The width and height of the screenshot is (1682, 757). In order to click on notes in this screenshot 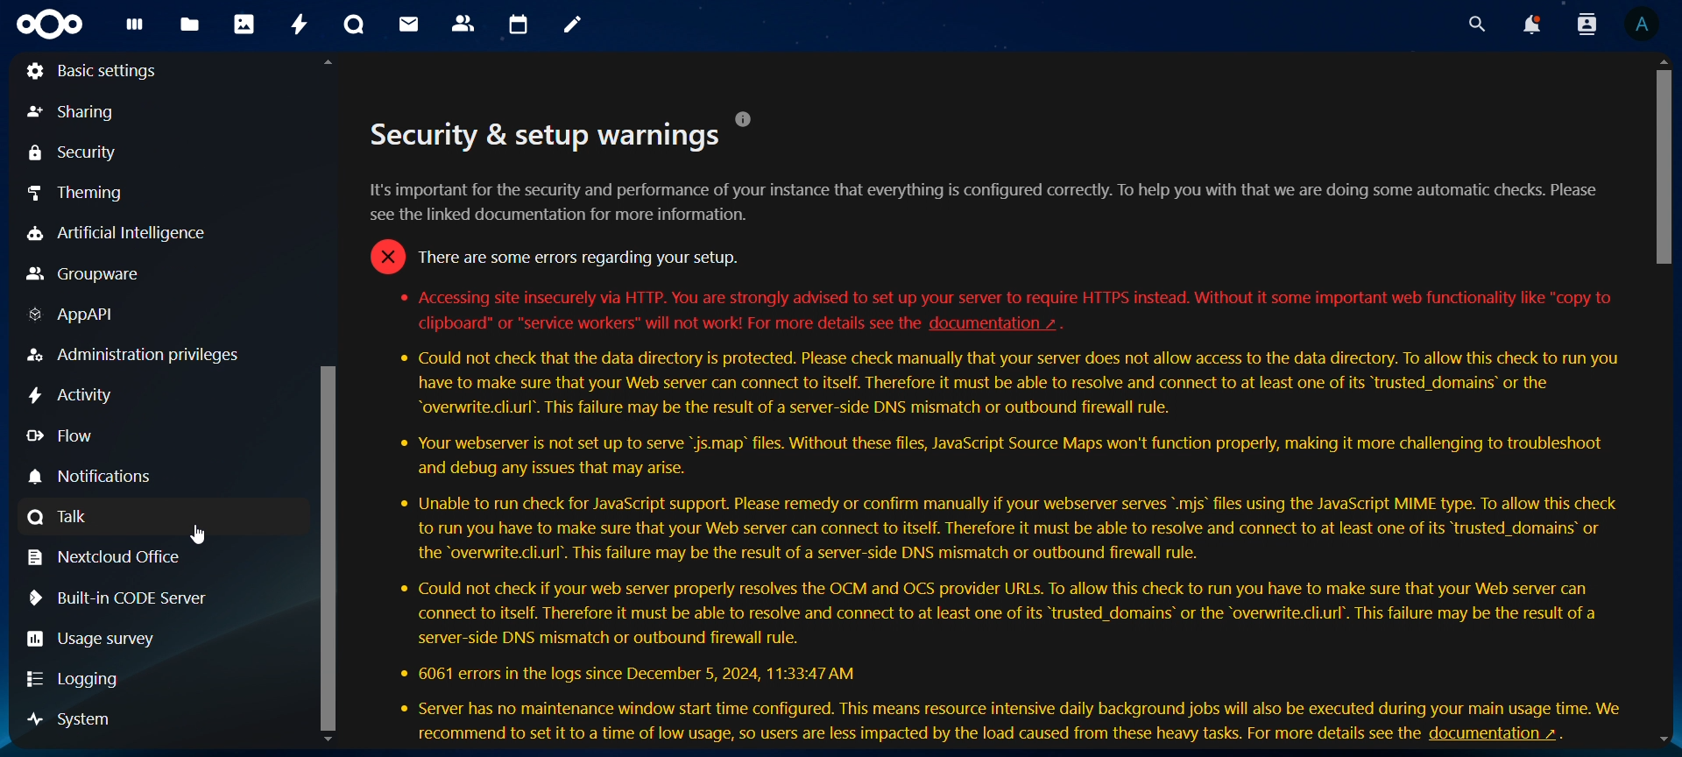, I will do `click(572, 27)`.